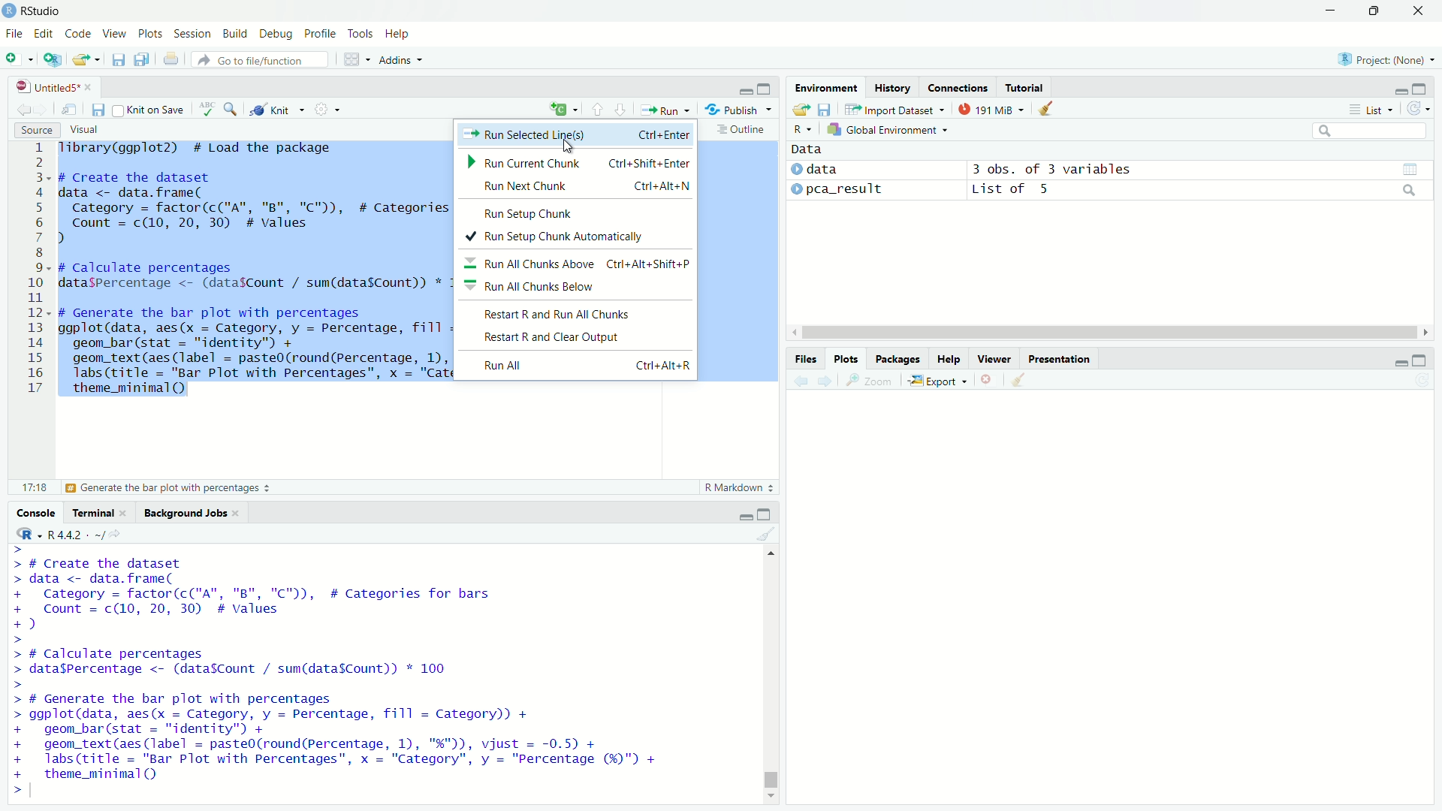 The height and width of the screenshot is (811, 1442). What do you see at coordinates (732, 110) in the screenshot?
I see `publish` at bounding box center [732, 110].